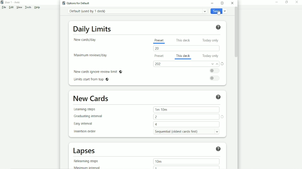  What do you see at coordinates (222, 3) in the screenshot?
I see `Maximize` at bounding box center [222, 3].